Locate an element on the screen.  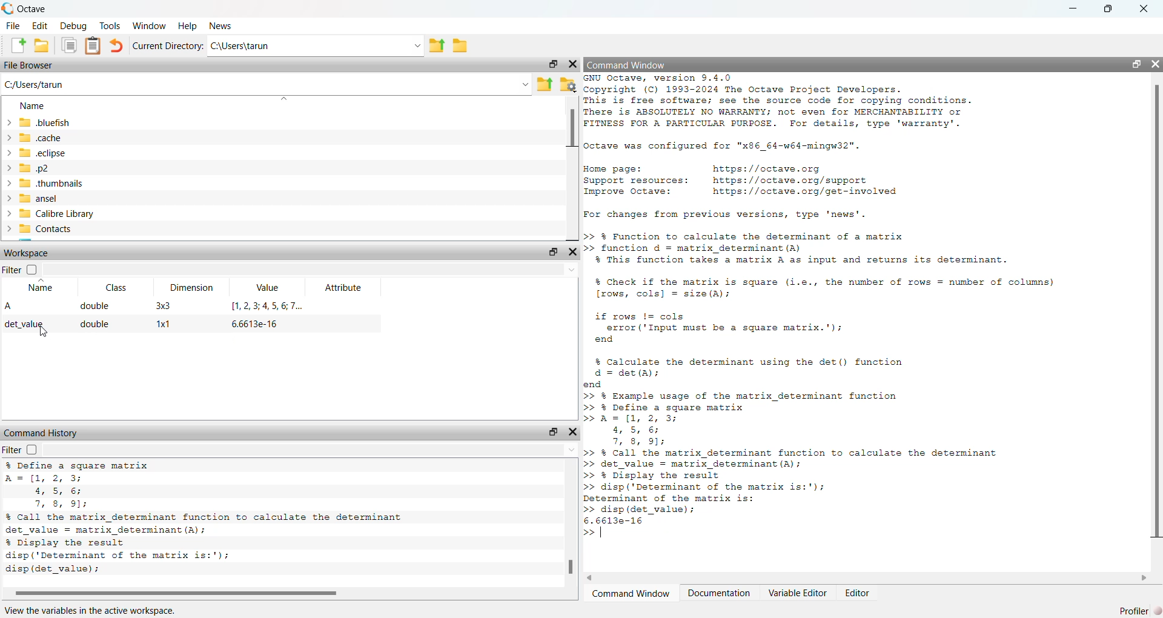
value is located at coordinates (270, 288).